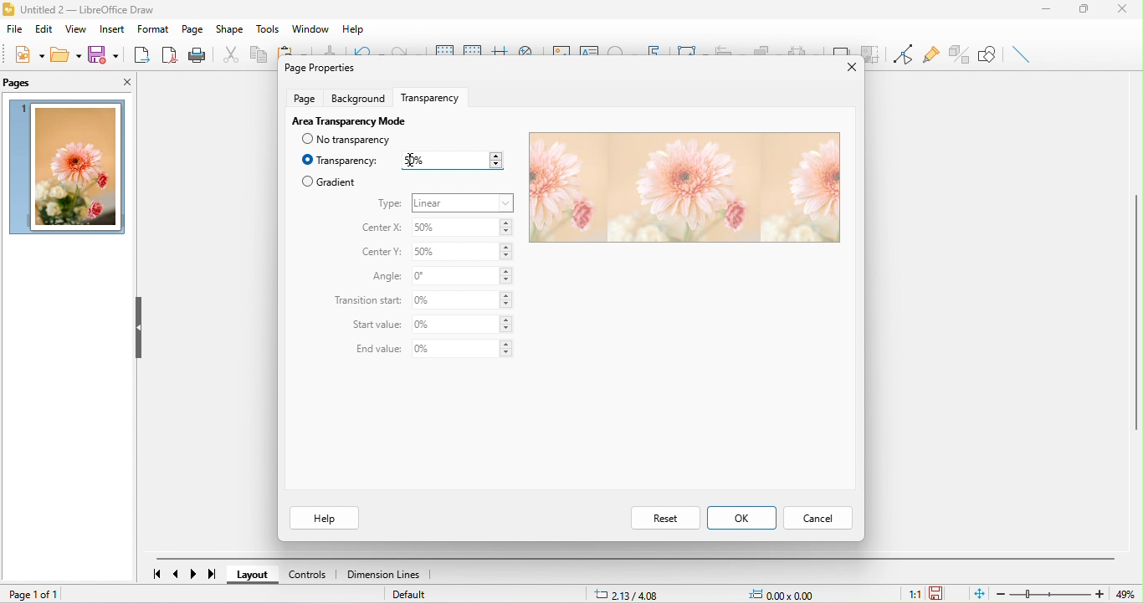 The image size is (1143, 604). I want to click on center y, so click(383, 253).